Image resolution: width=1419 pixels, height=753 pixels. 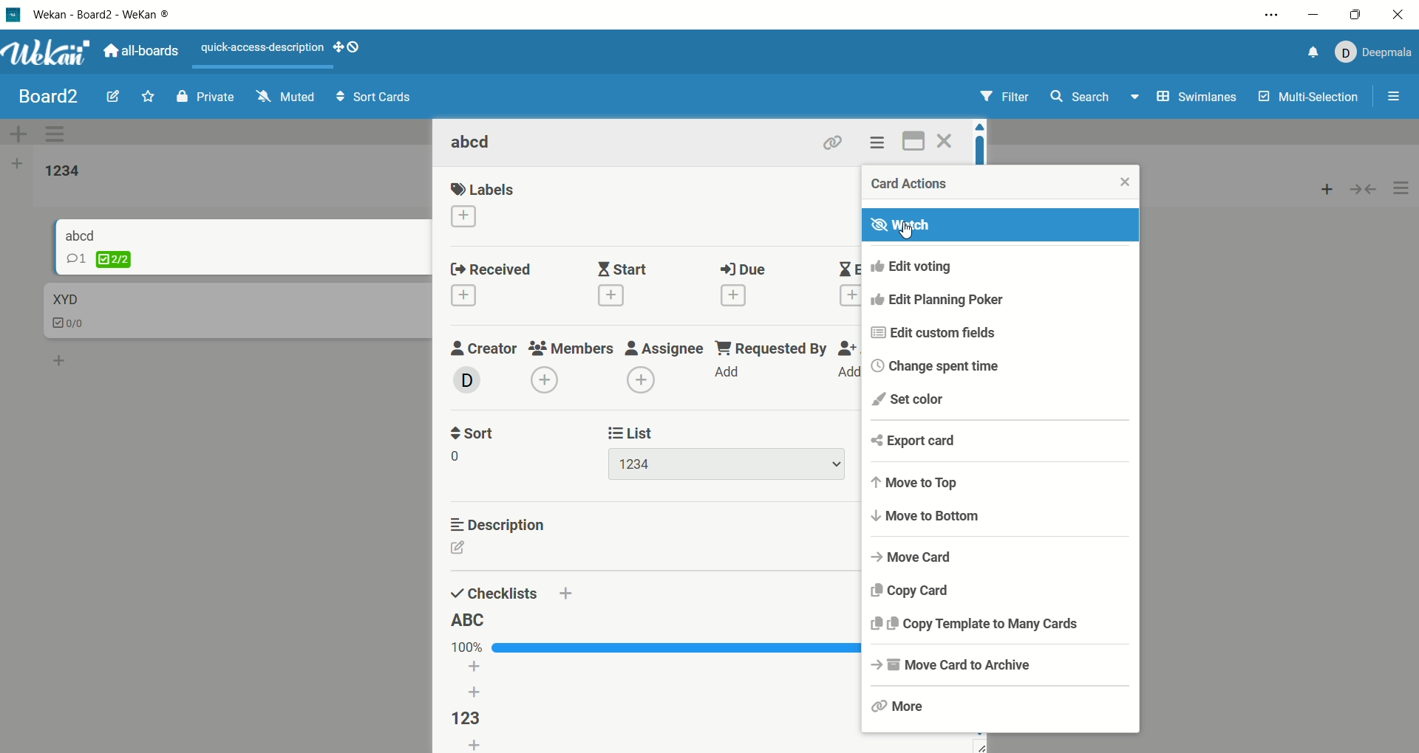 I want to click on maximize, so click(x=915, y=140).